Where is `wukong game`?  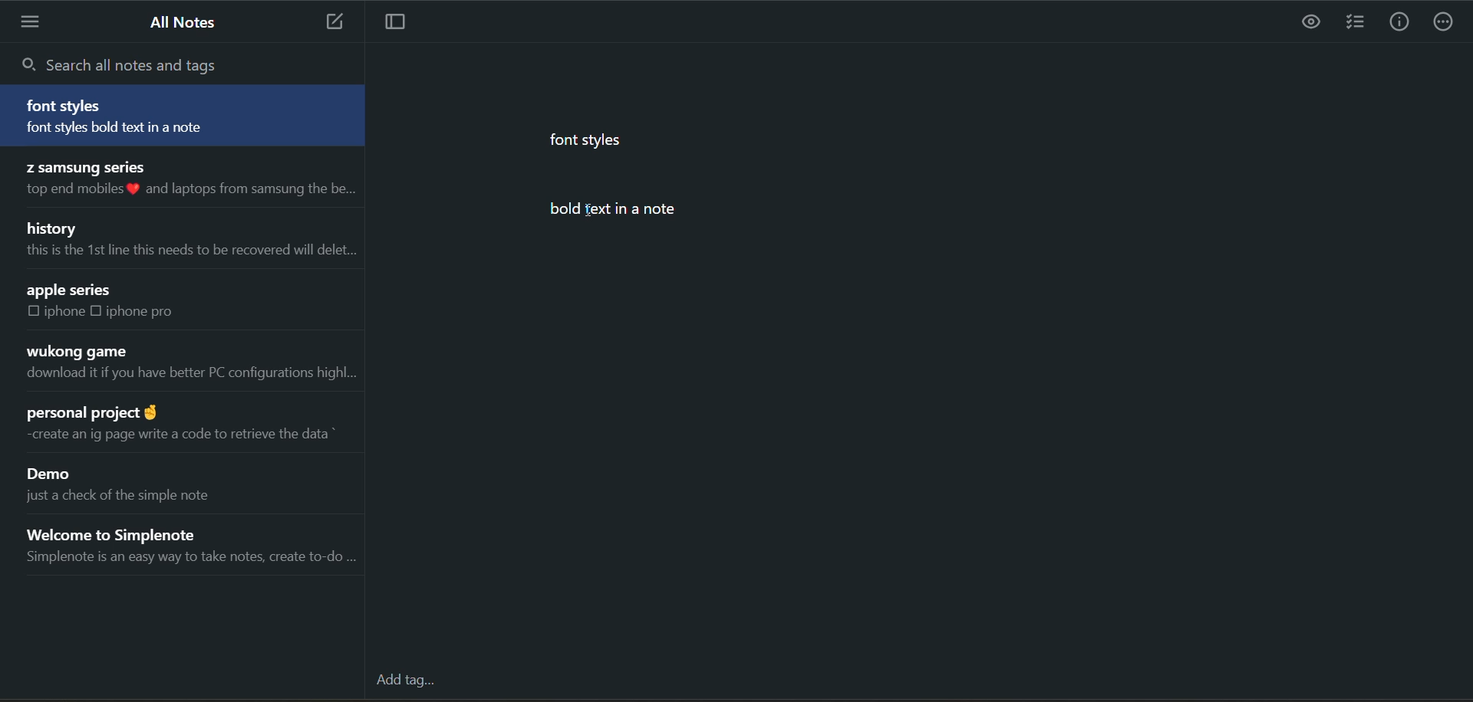
wukong game is located at coordinates (75, 352).